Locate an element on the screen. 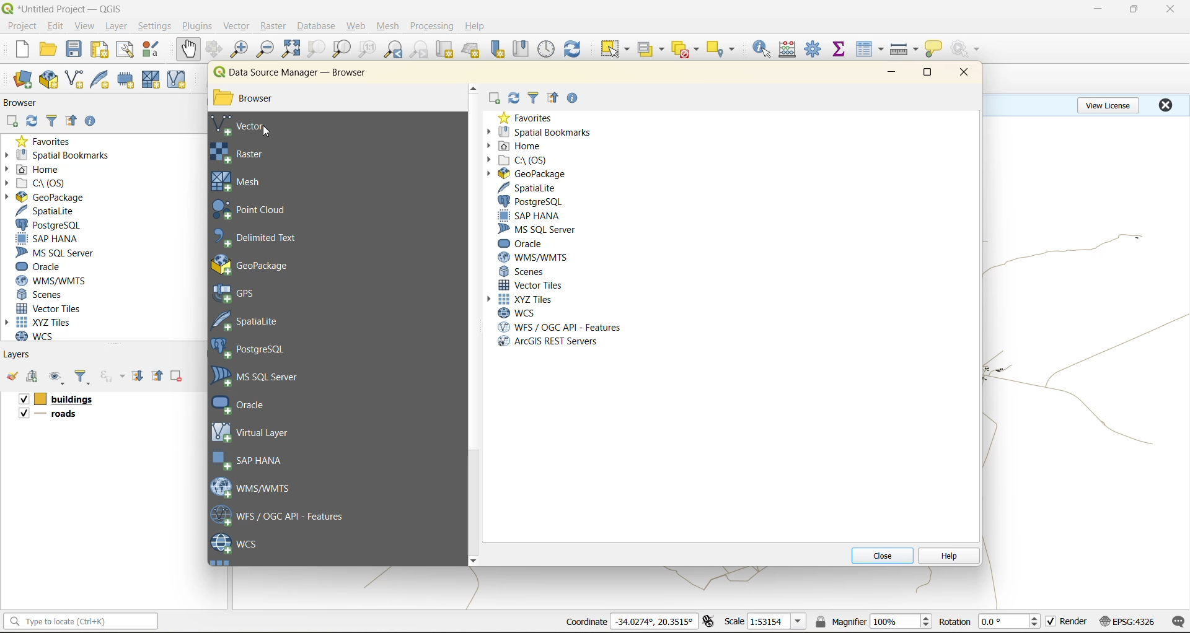 The image size is (1190, 633). calculator is located at coordinates (791, 51).